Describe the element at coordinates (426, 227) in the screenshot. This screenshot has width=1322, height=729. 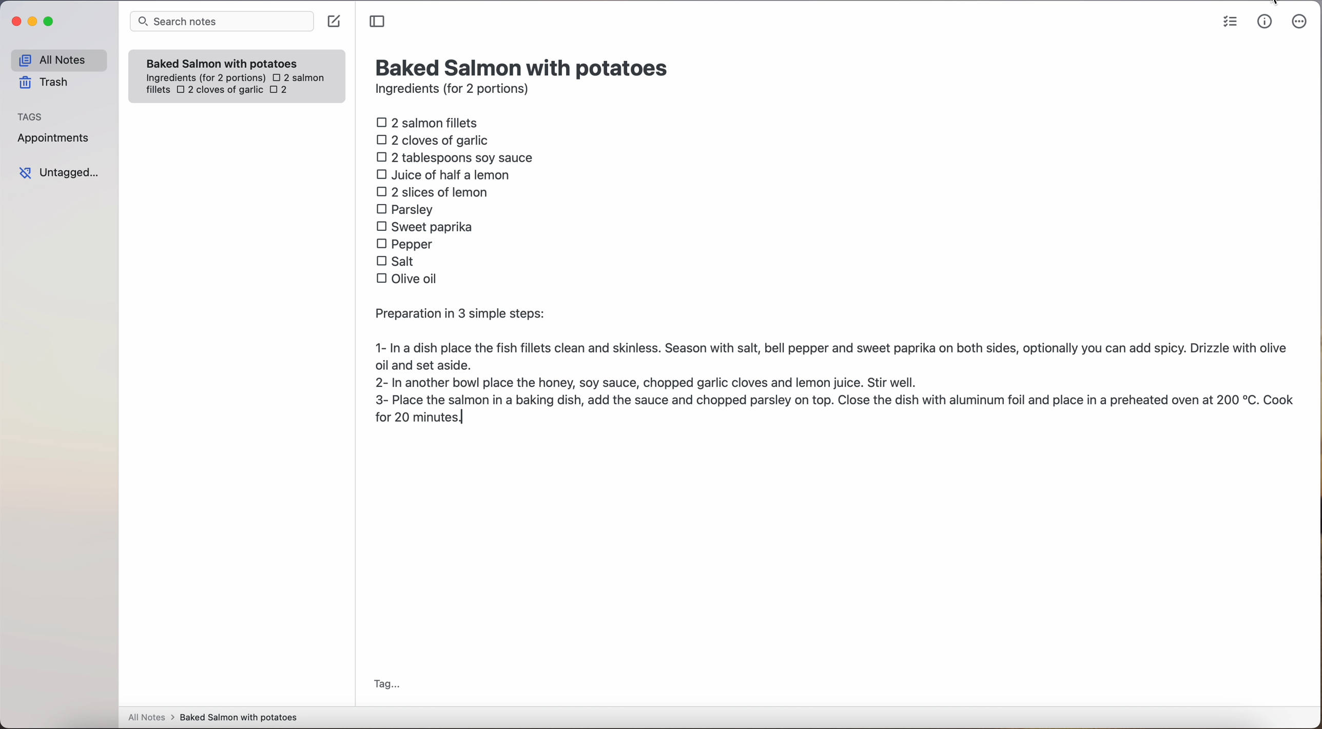
I see `sweet paprika` at that location.